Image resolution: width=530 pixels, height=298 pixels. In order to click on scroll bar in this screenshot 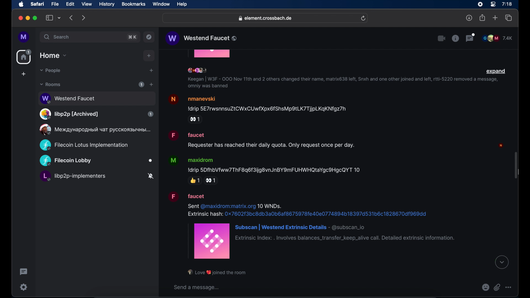, I will do `click(516, 166)`.